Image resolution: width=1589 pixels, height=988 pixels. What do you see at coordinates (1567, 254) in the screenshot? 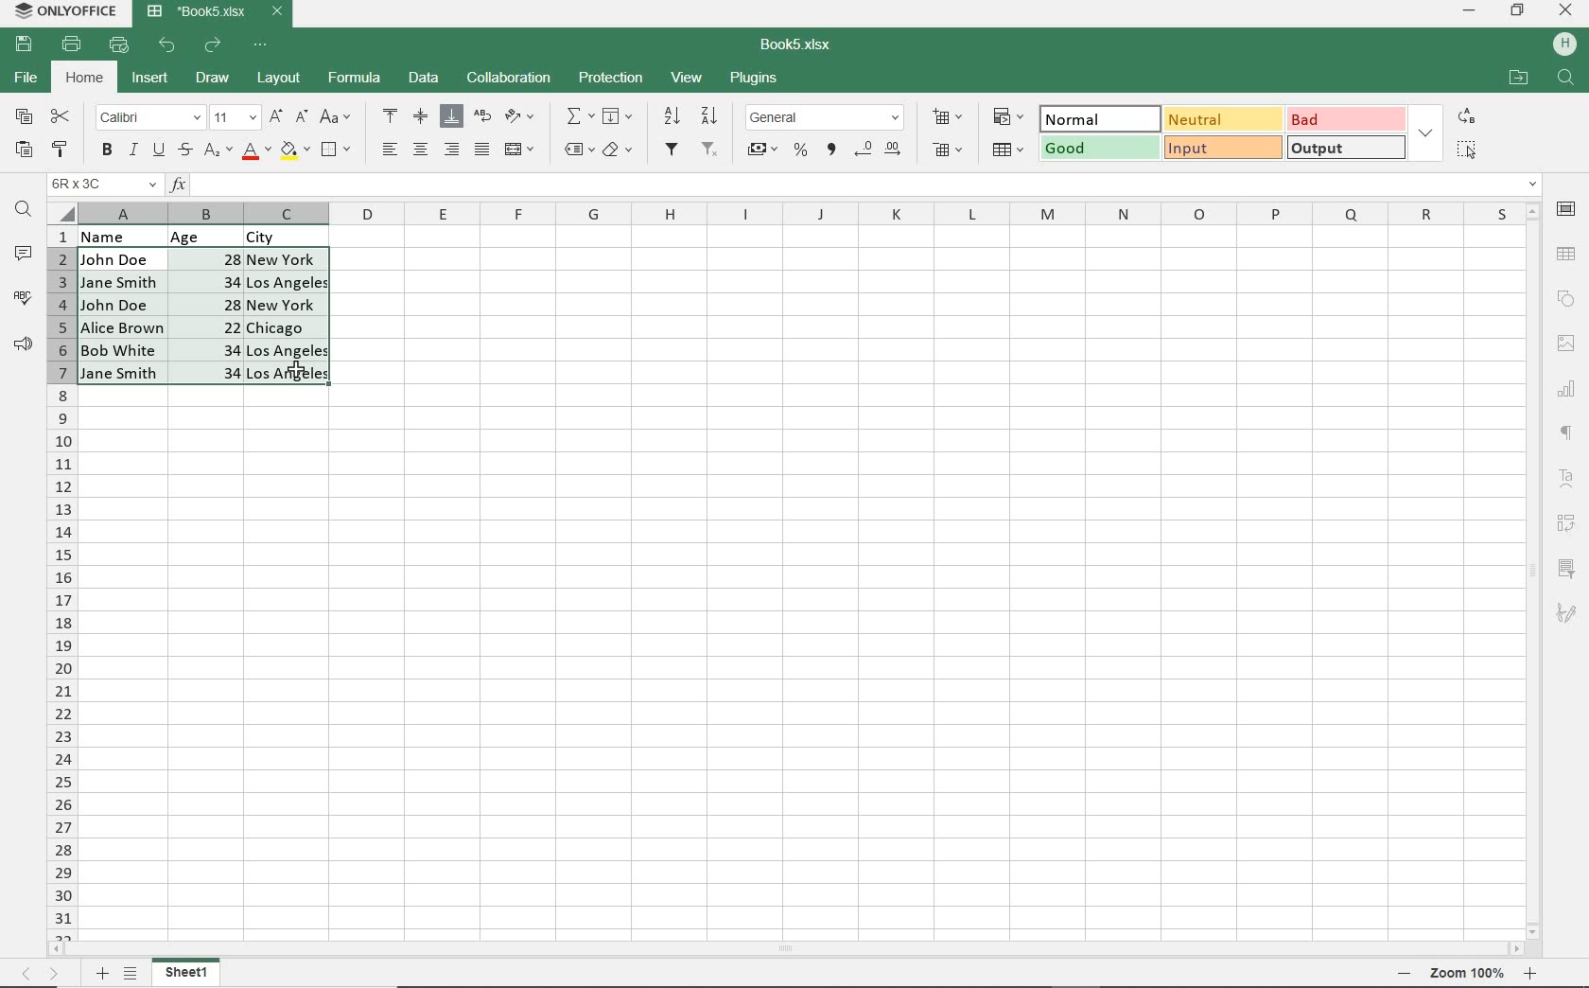
I see `TABLE` at bounding box center [1567, 254].